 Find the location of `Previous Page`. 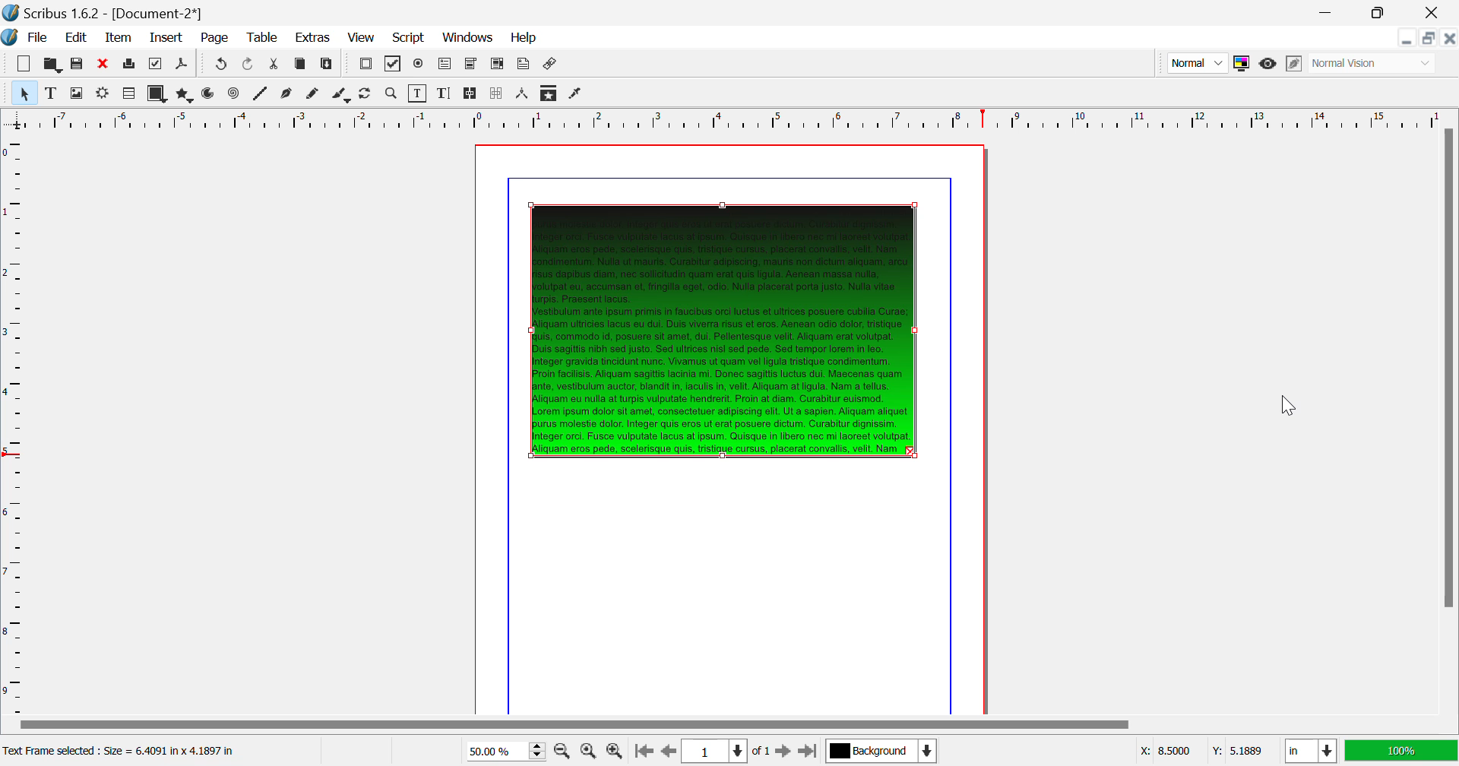

Previous Page is located at coordinates (667, 752).